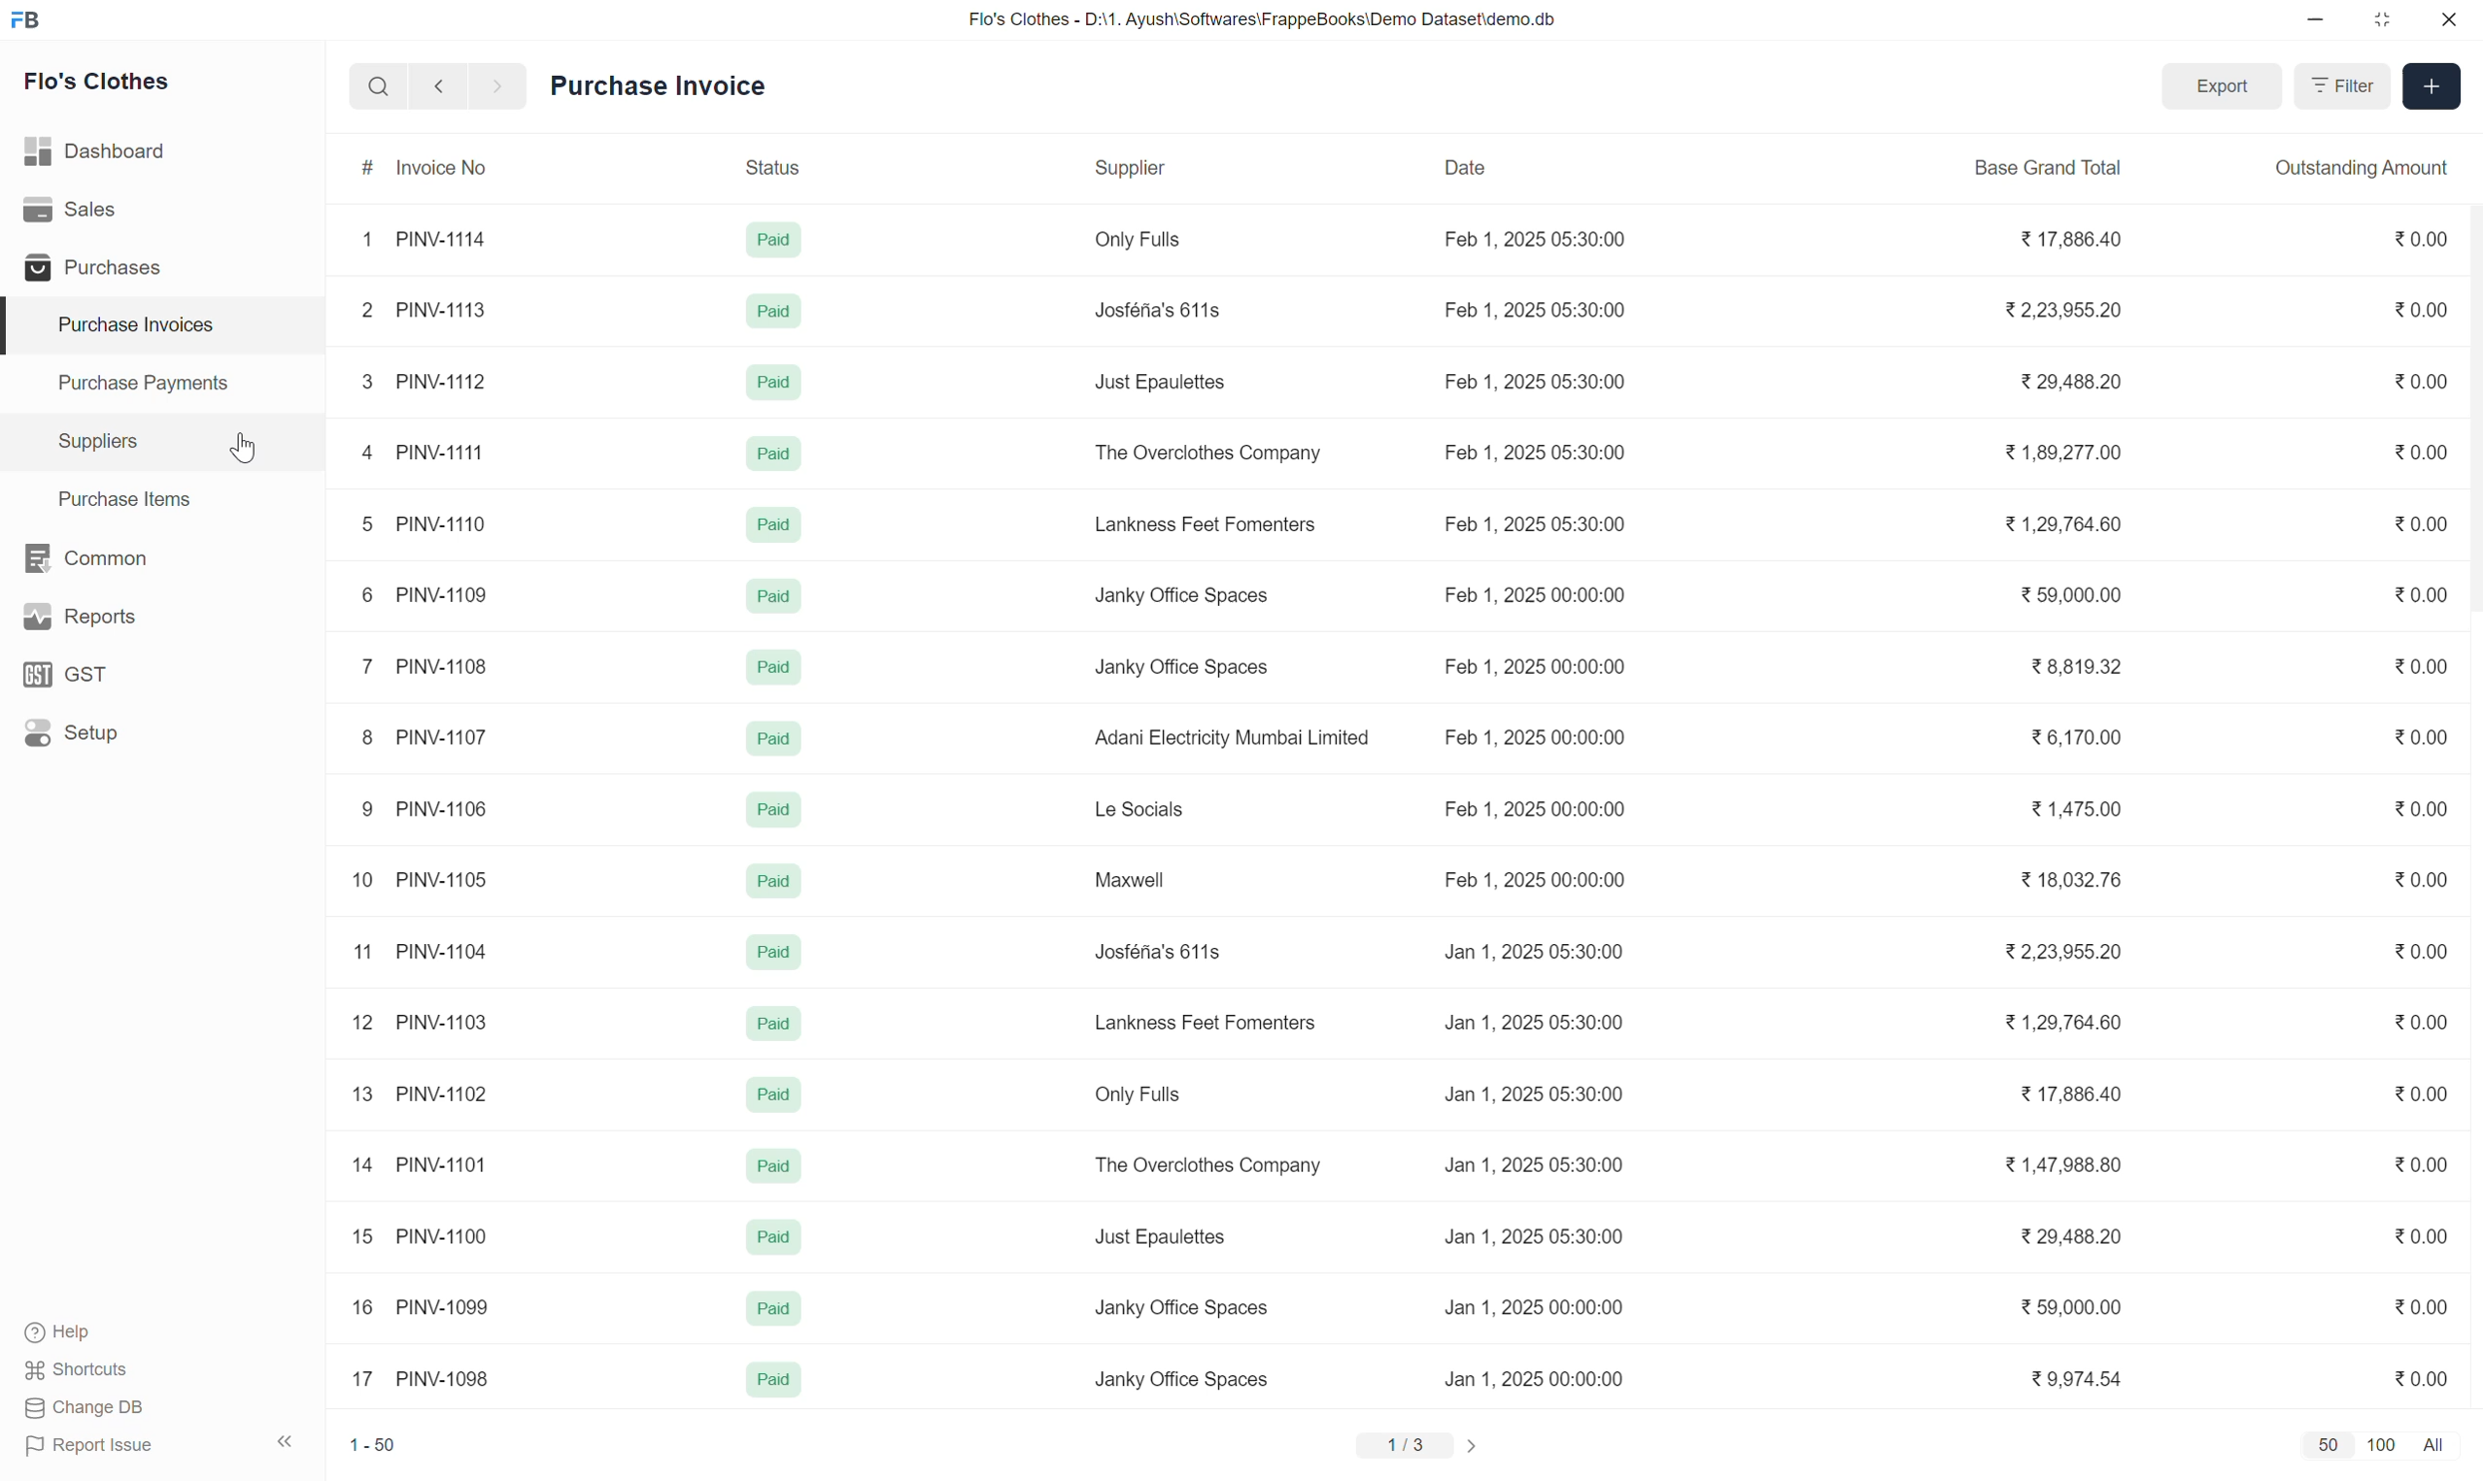 The image size is (2483, 1481). What do you see at coordinates (379, 1446) in the screenshot?
I see `1-50` at bounding box center [379, 1446].